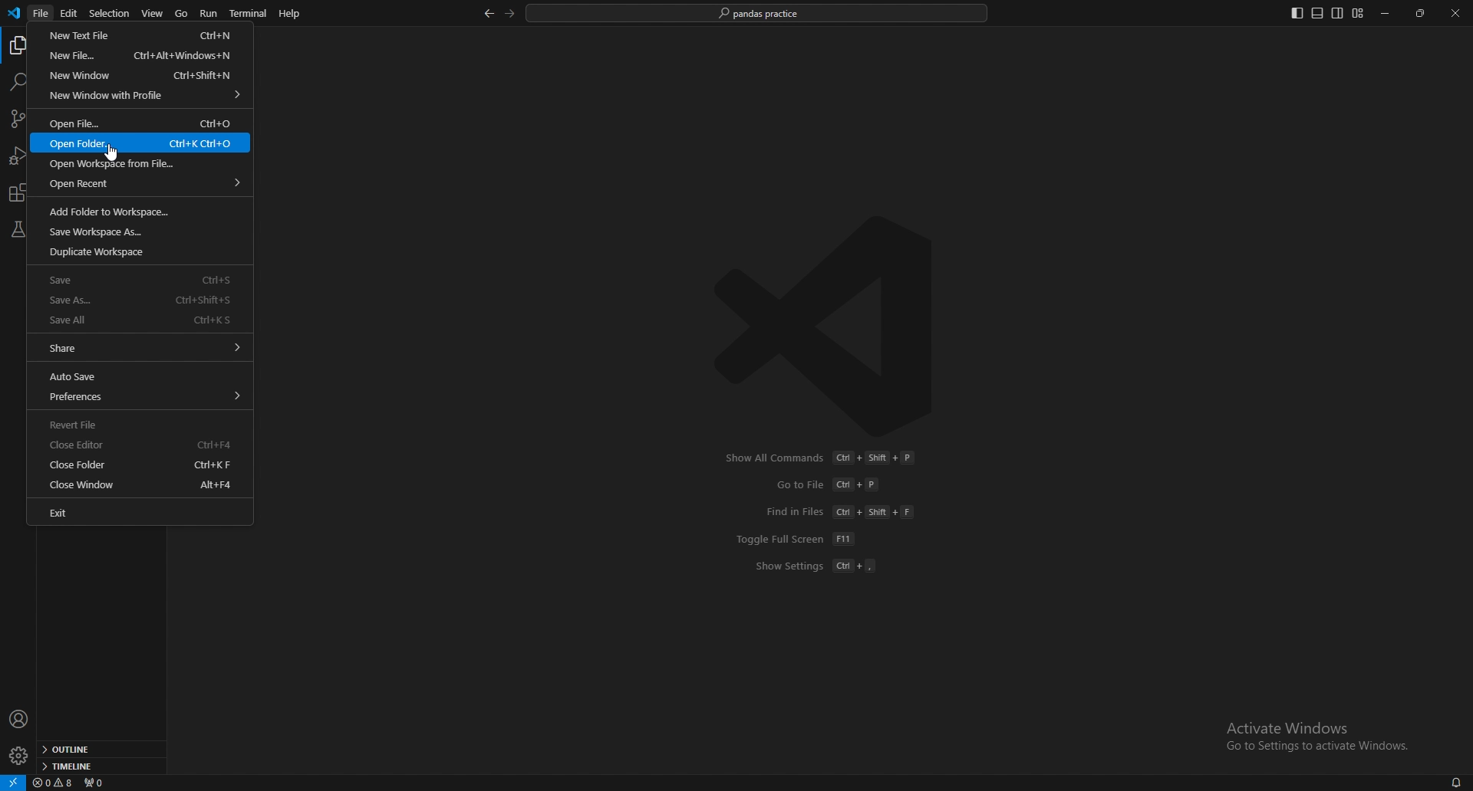 The image size is (1473, 791). I want to click on file, so click(41, 13).